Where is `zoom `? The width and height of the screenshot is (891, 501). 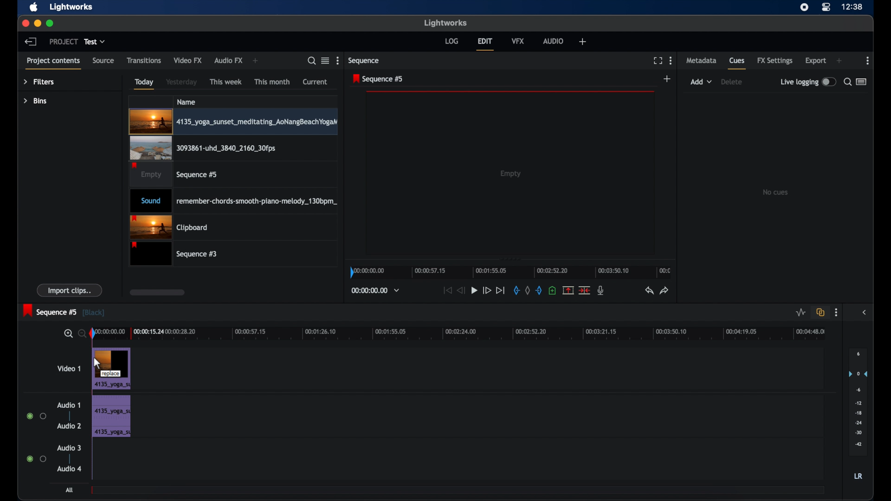 zoom  is located at coordinates (72, 333).